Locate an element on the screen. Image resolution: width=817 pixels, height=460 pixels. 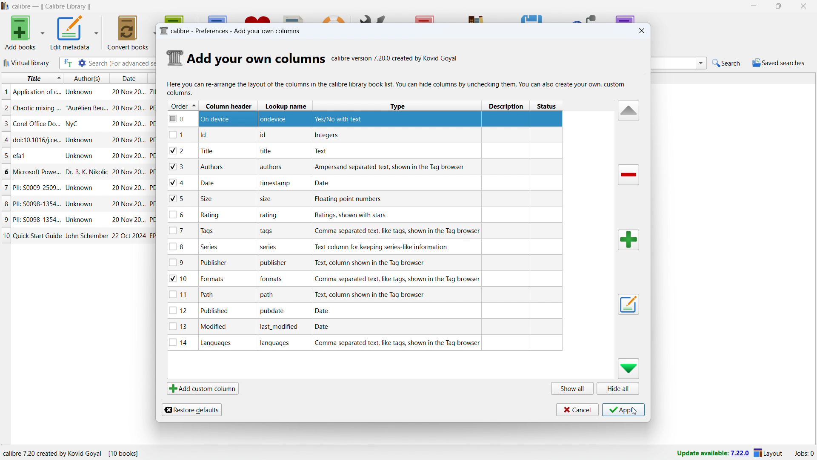
path is located at coordinates (271, 295).